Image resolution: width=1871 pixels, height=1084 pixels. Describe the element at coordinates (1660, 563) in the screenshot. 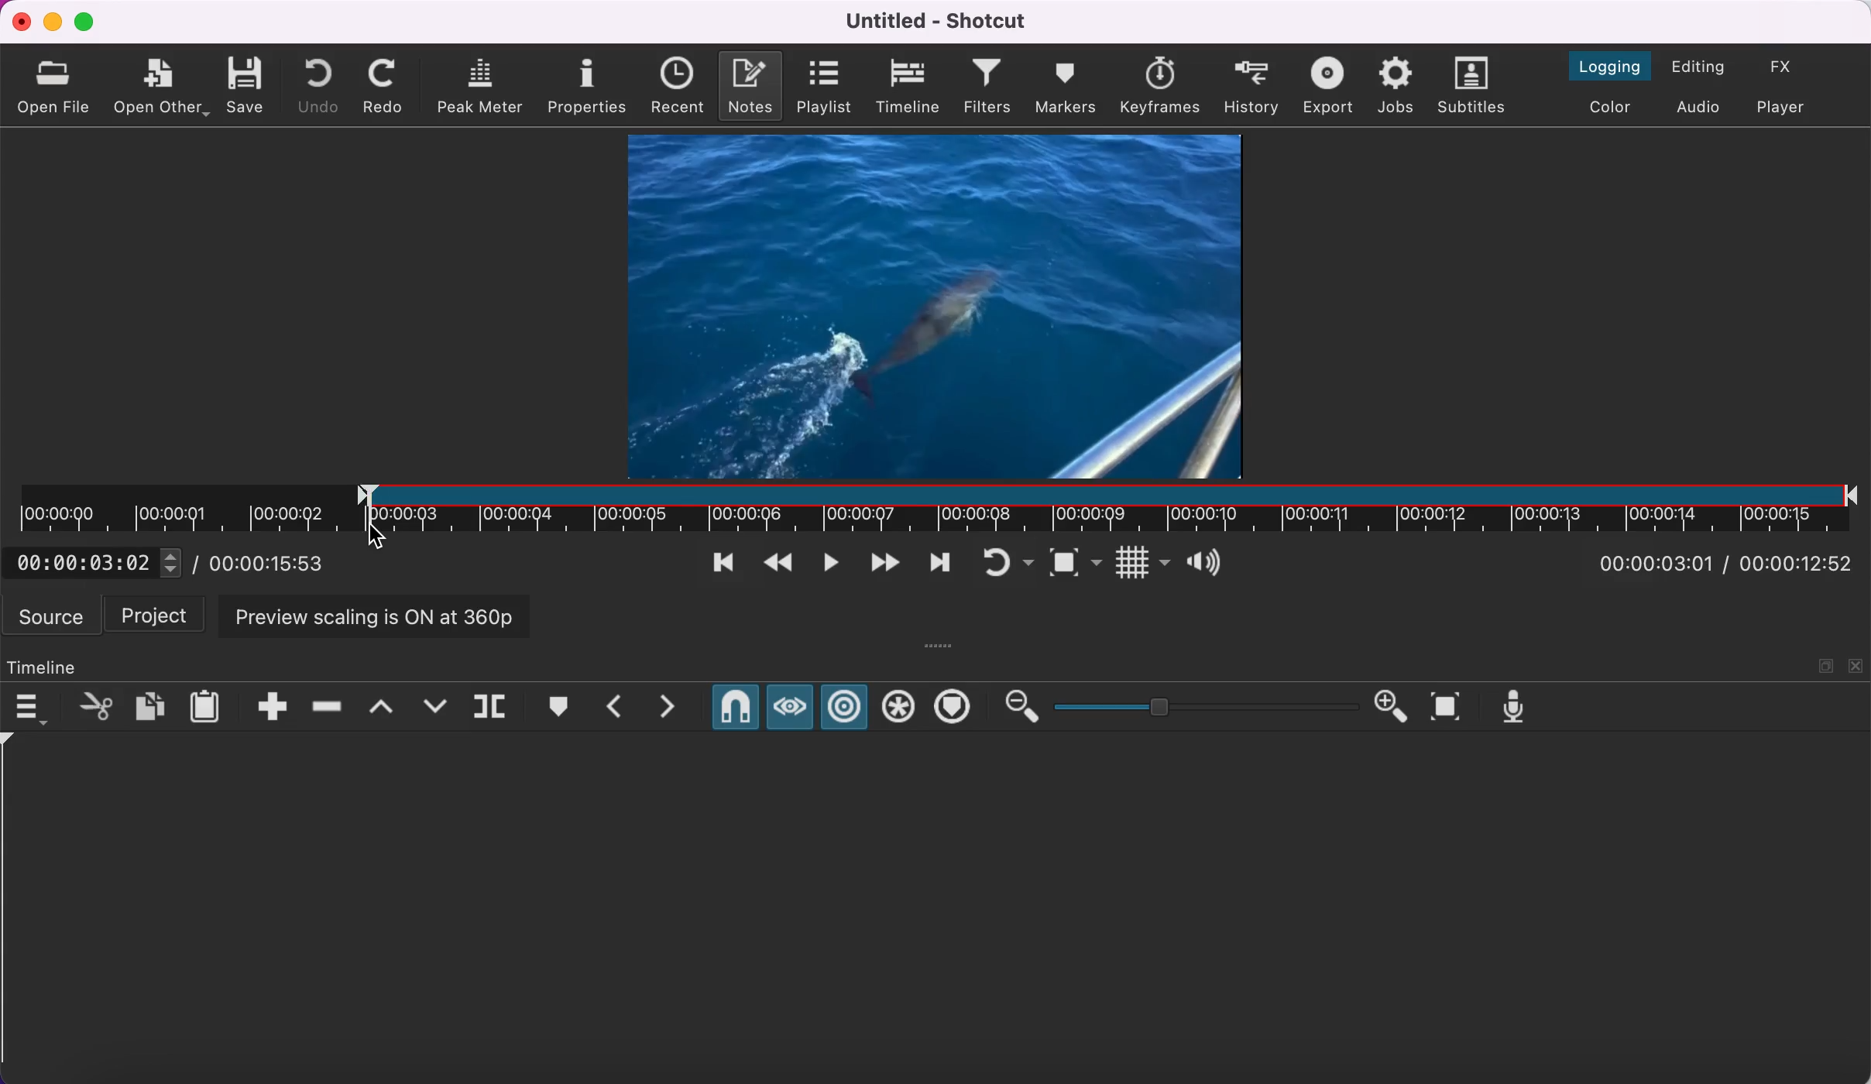

I see `current position` at that location.